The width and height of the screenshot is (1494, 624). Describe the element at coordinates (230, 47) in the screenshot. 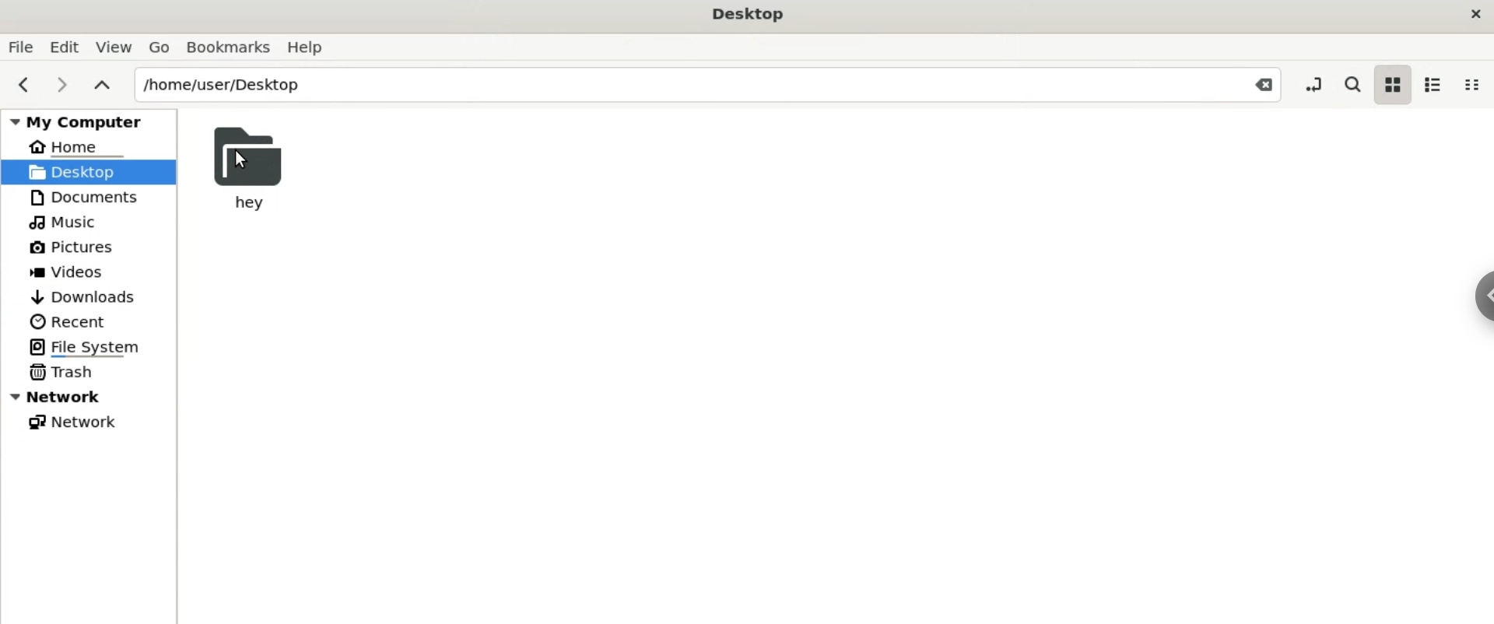

I see `bookmarks` at that location.